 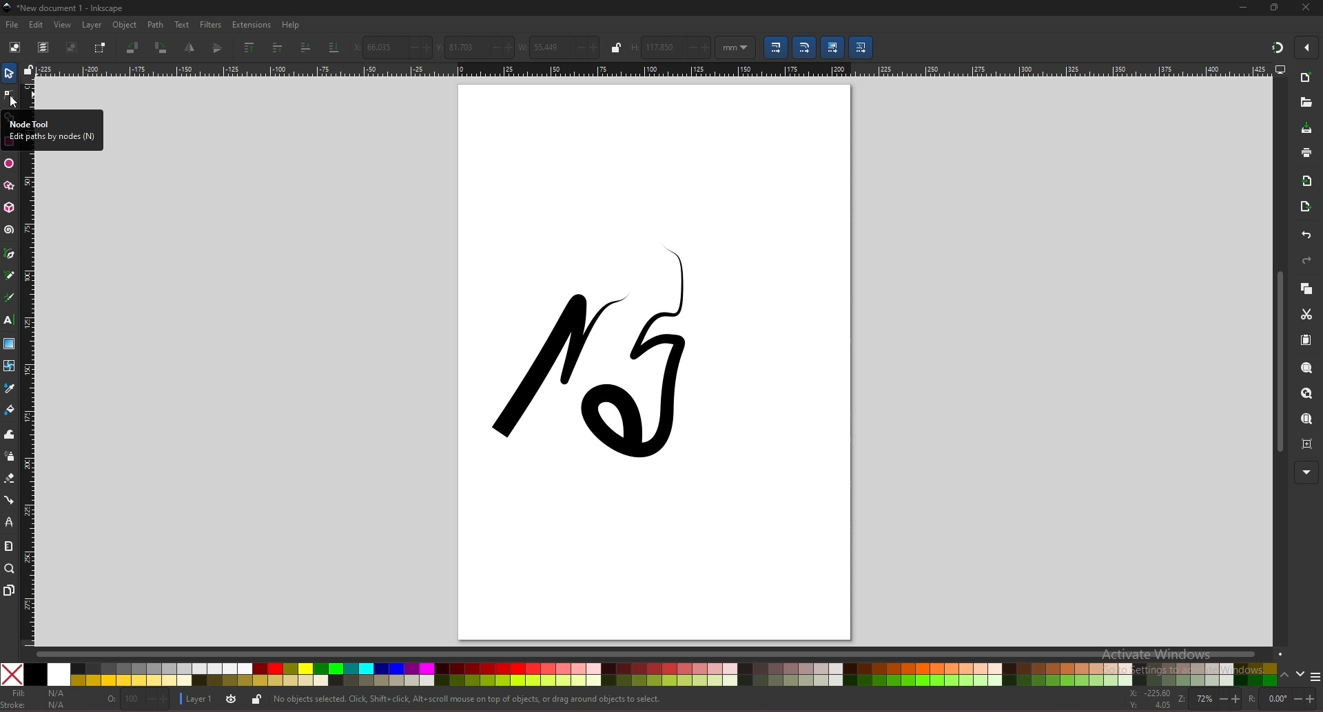 I want to click on x and y coordinates, so click(x=1150, y=699).